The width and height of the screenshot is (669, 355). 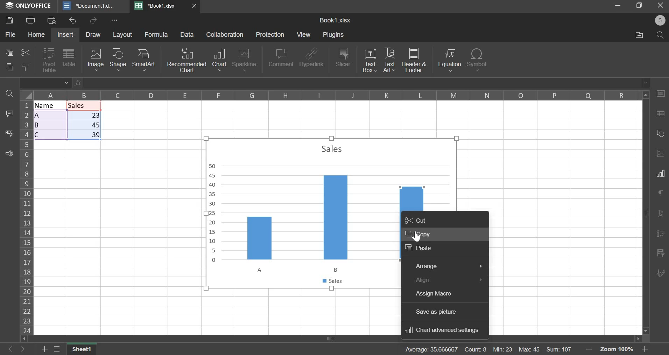 I want to click on Vertical scroll bar, so click(x=646, y=211).